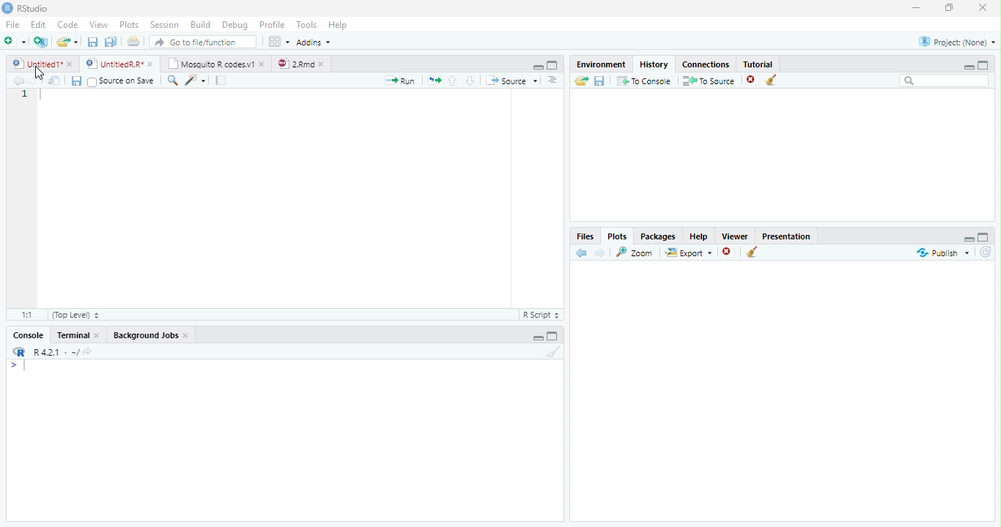 The width and height of the screenshot is (1001, 527). Describe the element at coordinates (80, 334) in the screenshot. I see `Terminal` at that location.